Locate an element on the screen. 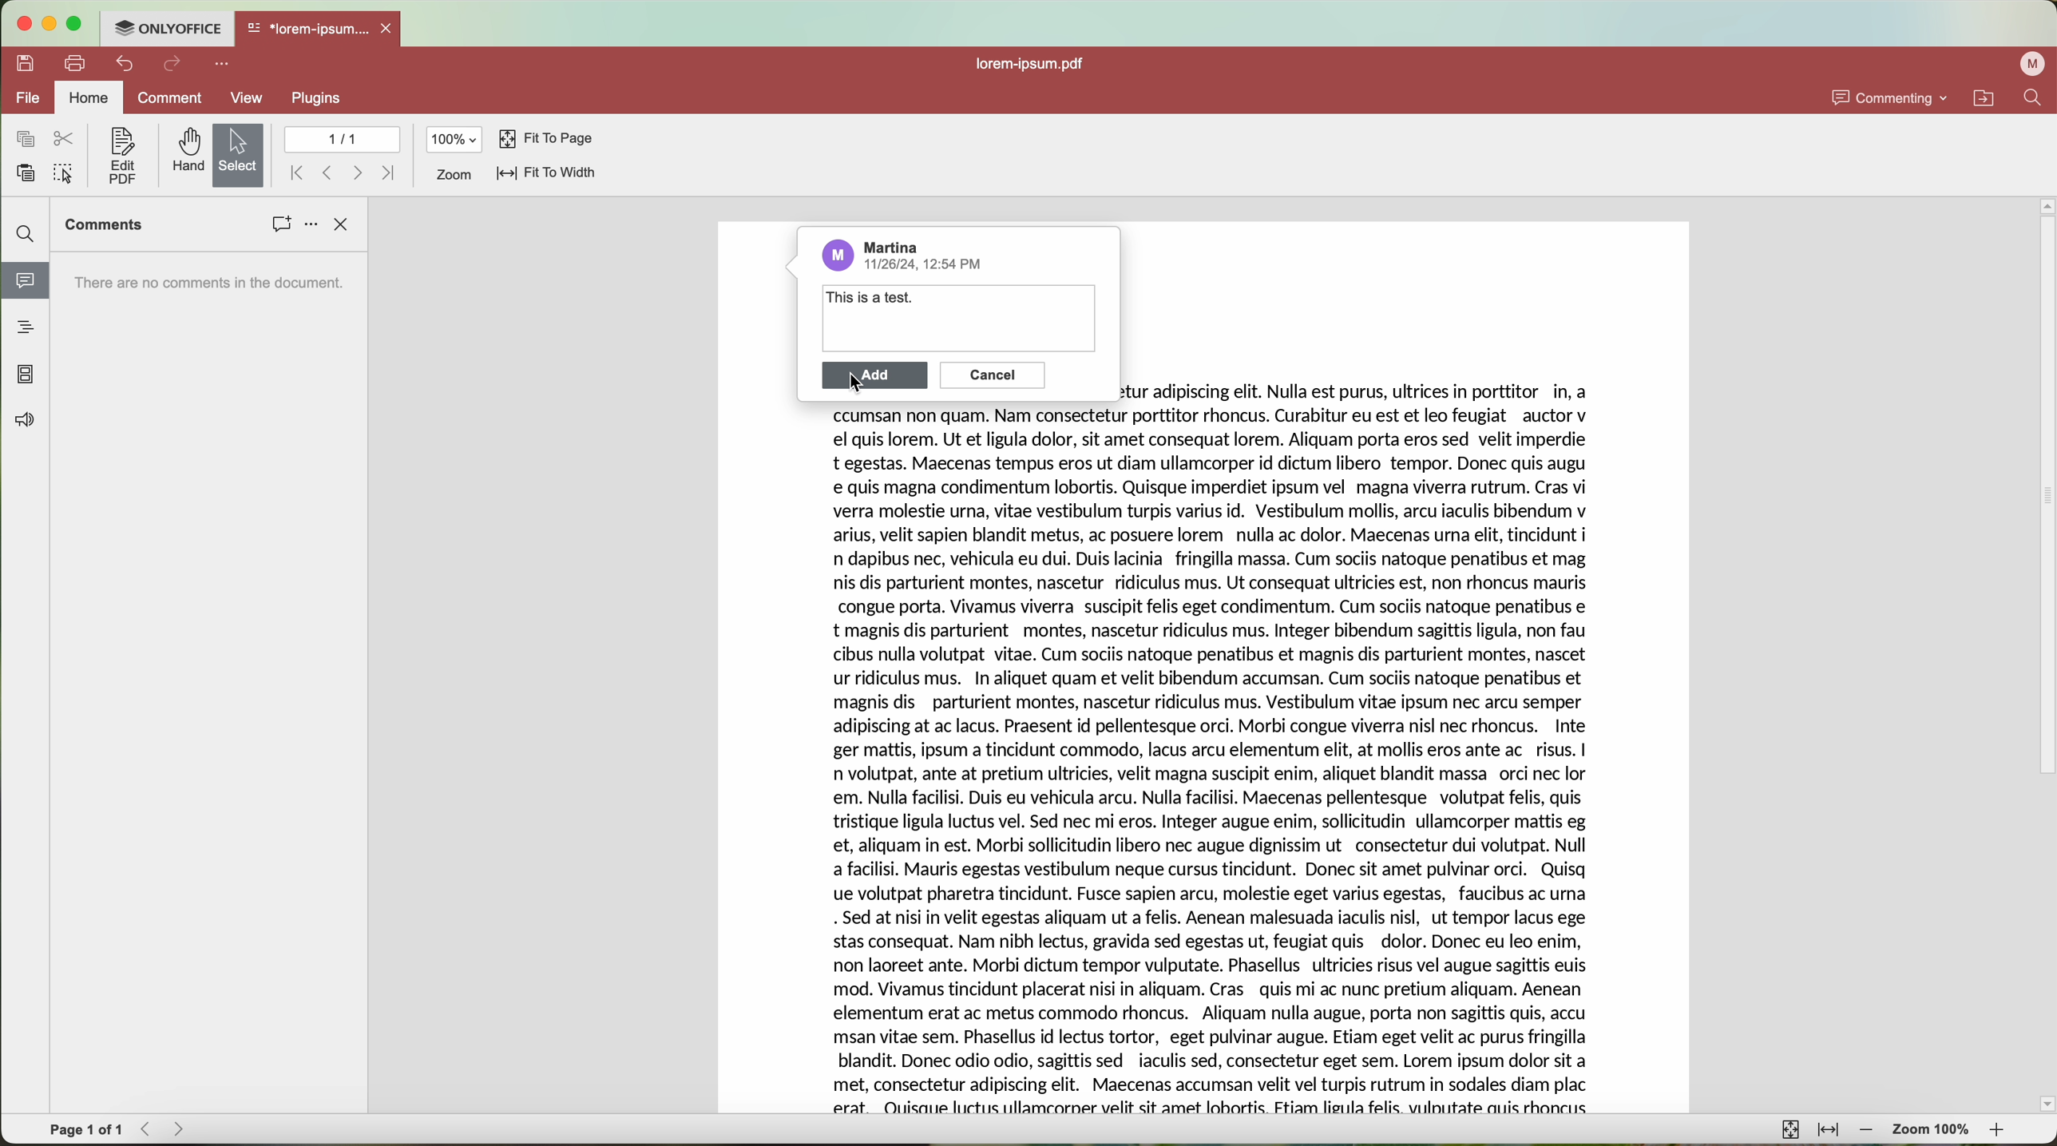  page thumbnails is located at coordinates (25, 375).